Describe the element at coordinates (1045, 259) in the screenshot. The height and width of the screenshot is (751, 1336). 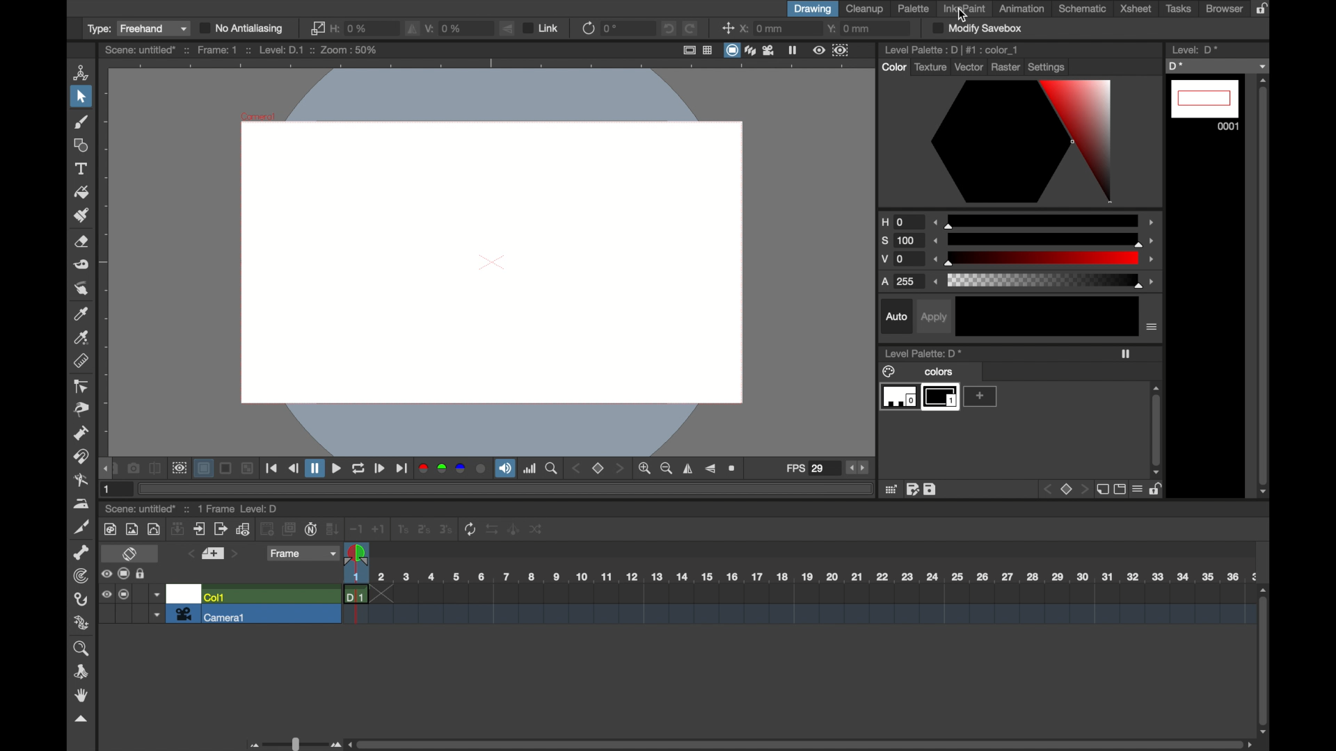
I see `scale` at that location.